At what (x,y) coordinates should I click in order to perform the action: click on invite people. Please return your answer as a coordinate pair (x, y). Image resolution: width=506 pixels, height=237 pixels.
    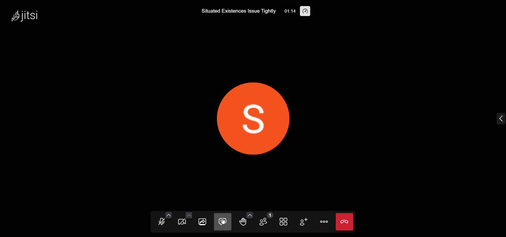
    Looking at the image, I should click on (304, 222).